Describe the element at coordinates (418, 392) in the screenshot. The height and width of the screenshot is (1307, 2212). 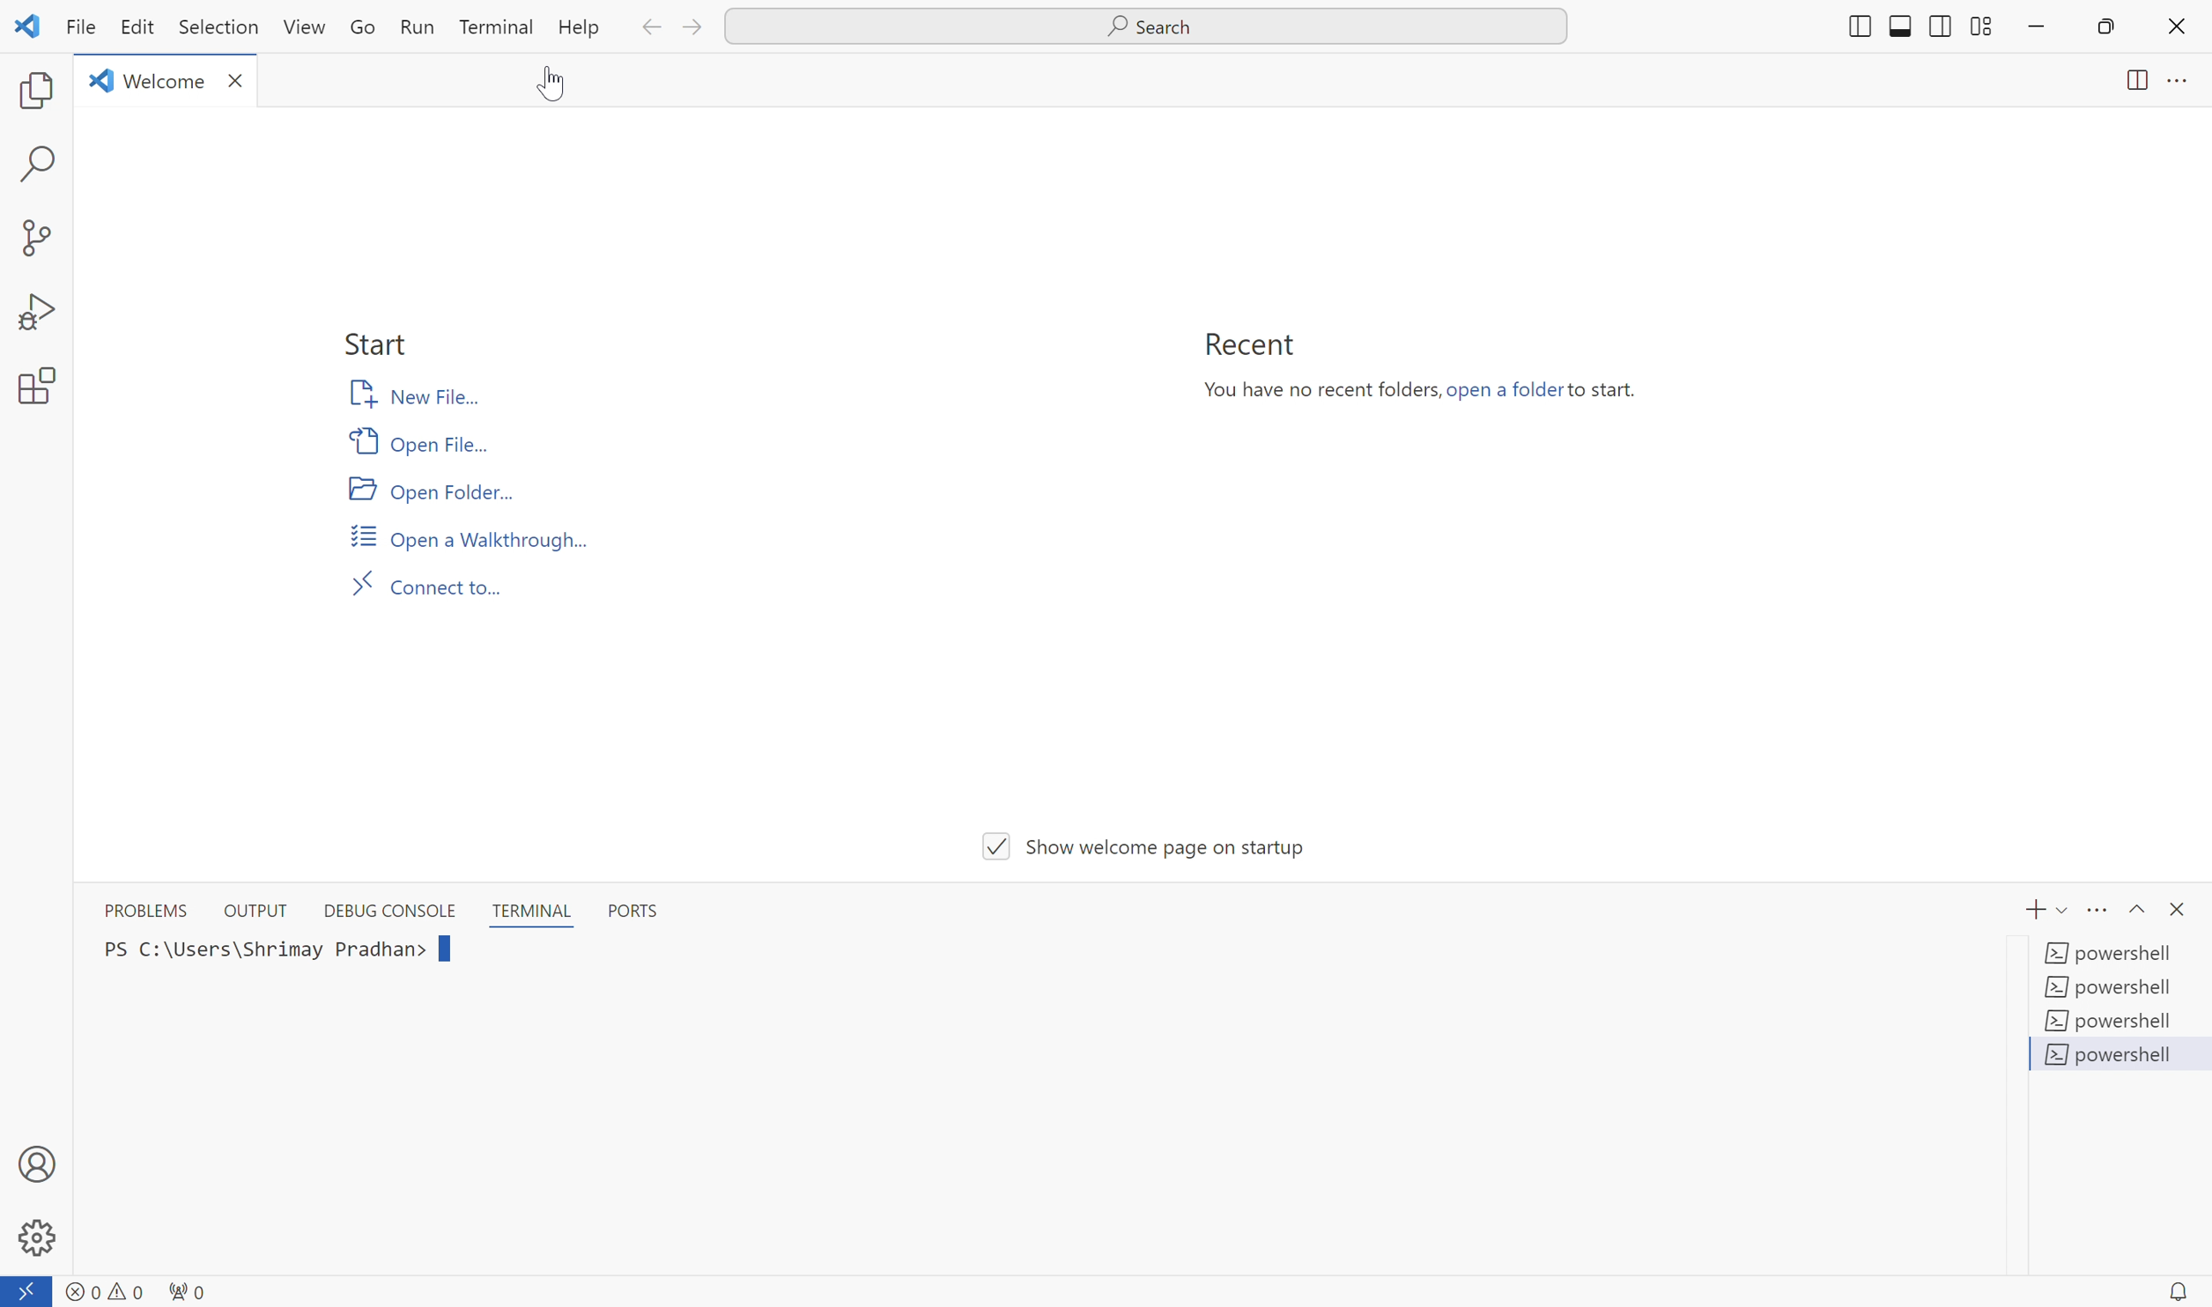
I see `New File...` at that location.